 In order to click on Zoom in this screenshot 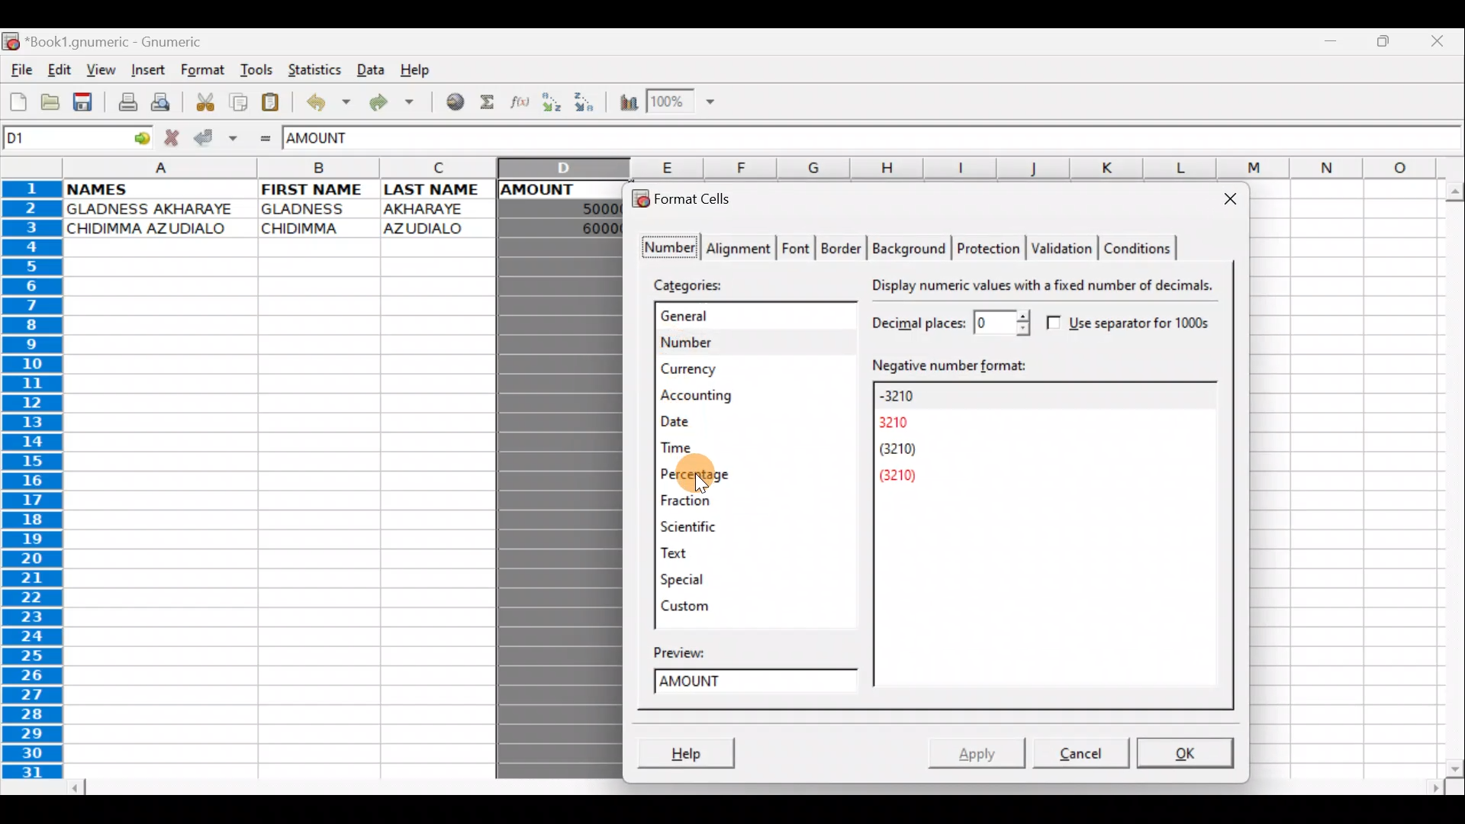, I will do `click(684, 103)`.